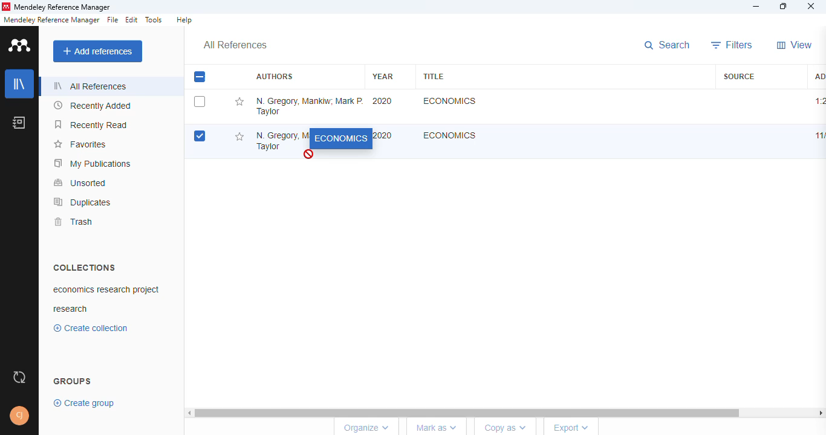  Describe the element at coordinates (79, 144) in the screenshot. I see `favorites` at that location.